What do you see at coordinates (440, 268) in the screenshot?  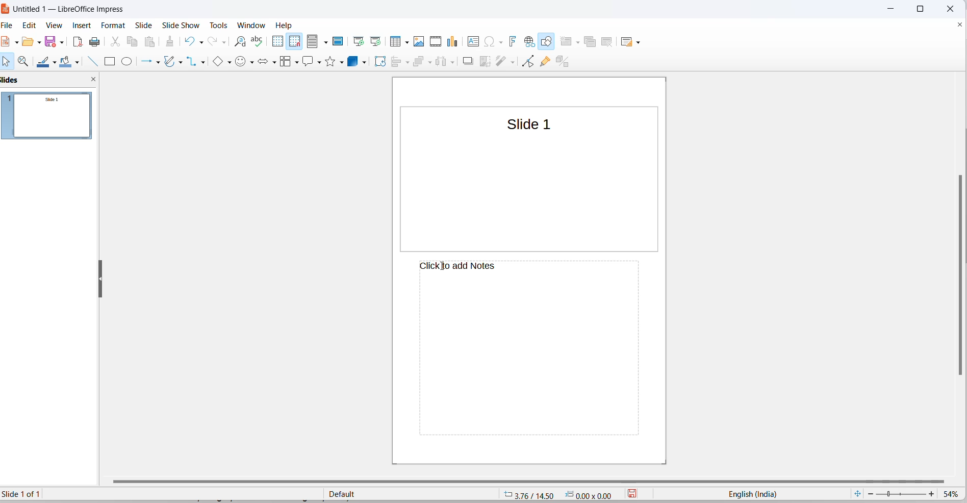 I see `cursor` at bounding box center [440, 268].